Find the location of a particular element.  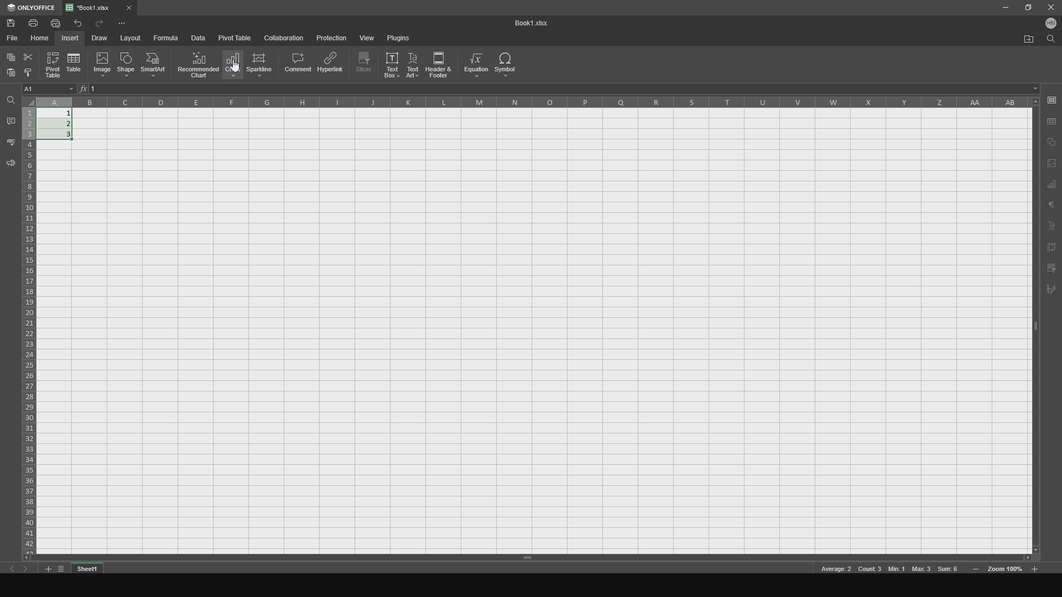

completed cells is located at coordinates (60, 125).